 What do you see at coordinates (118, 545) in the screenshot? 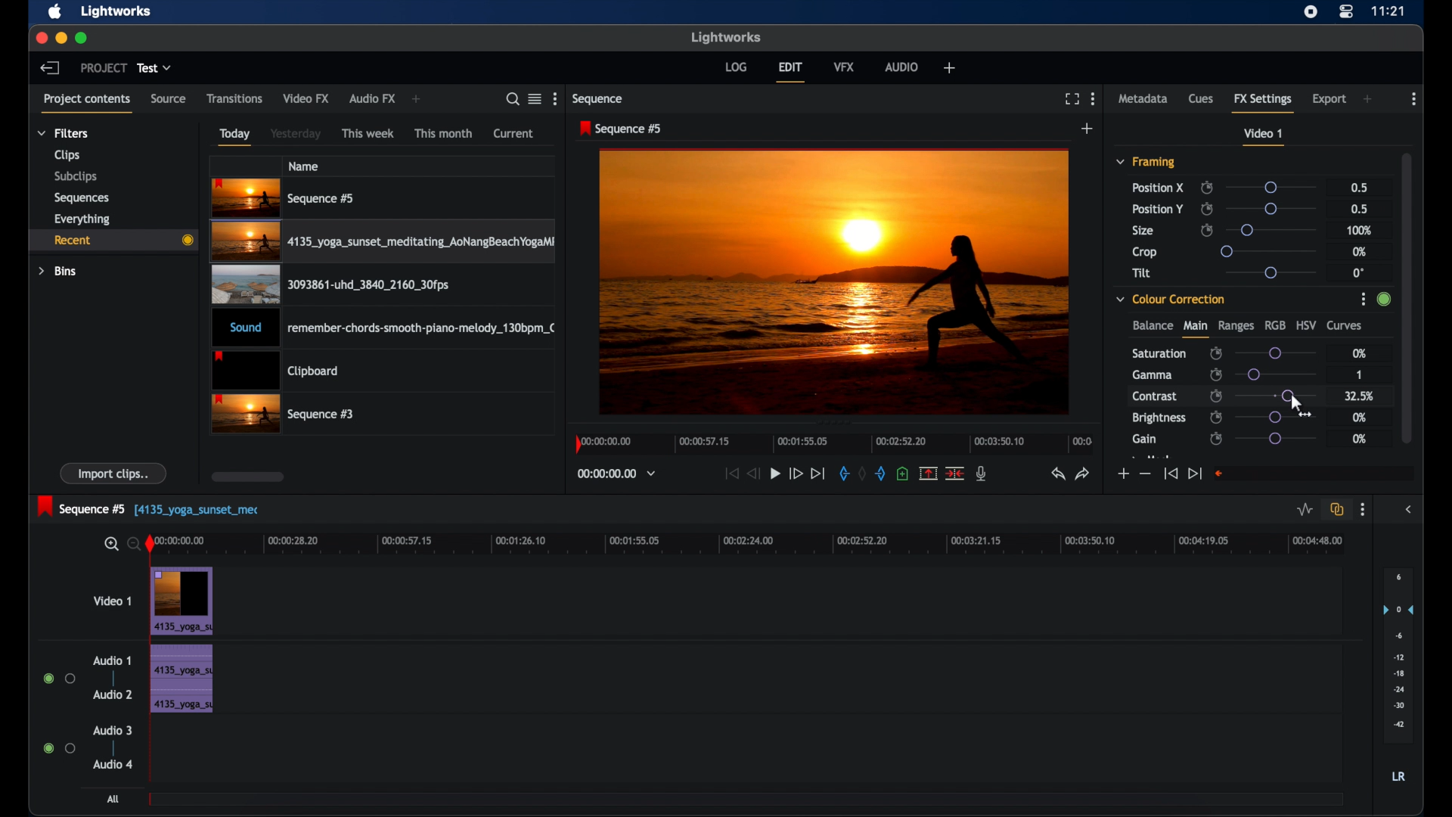
I see `zoom` at bounding box center [118, 545].